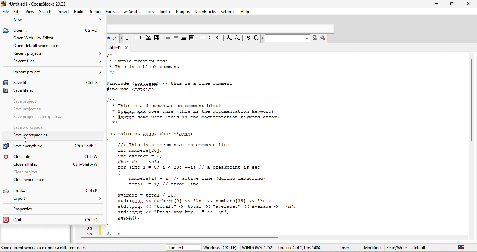  Describe the element at coordinates (126, 47) in the screenshot. I see `close` at that location.